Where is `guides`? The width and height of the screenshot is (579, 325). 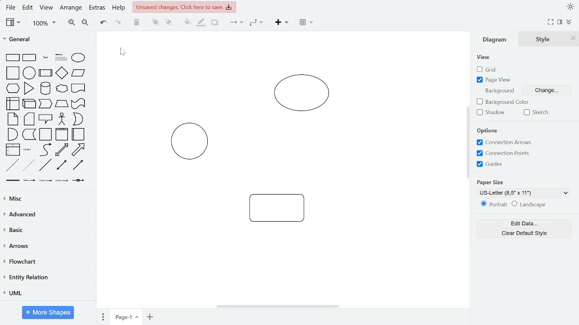
guides is located at coordinates (489, 164).